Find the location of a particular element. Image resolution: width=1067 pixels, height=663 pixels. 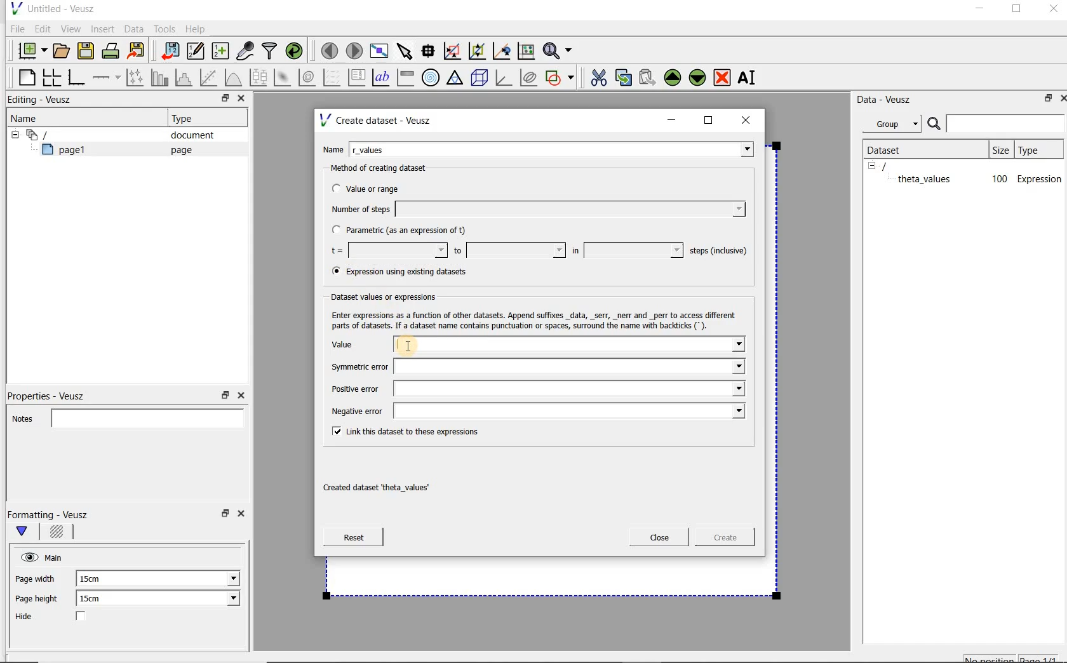

Page width is located at coordinates (36, 577).